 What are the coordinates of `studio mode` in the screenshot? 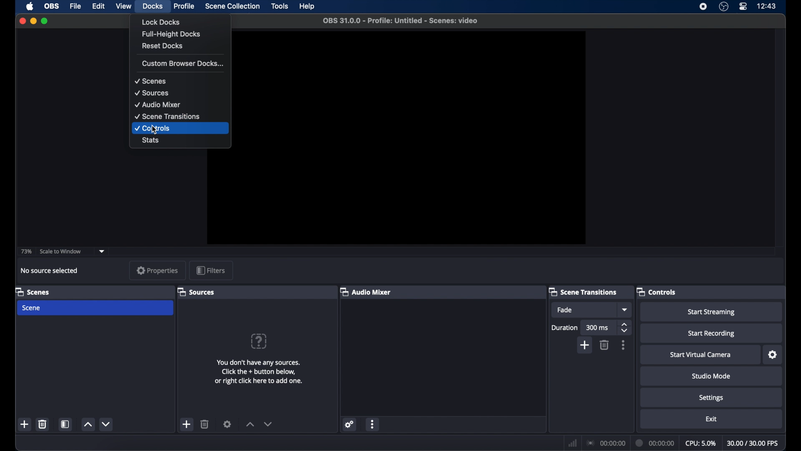 It's located at (711, 376).